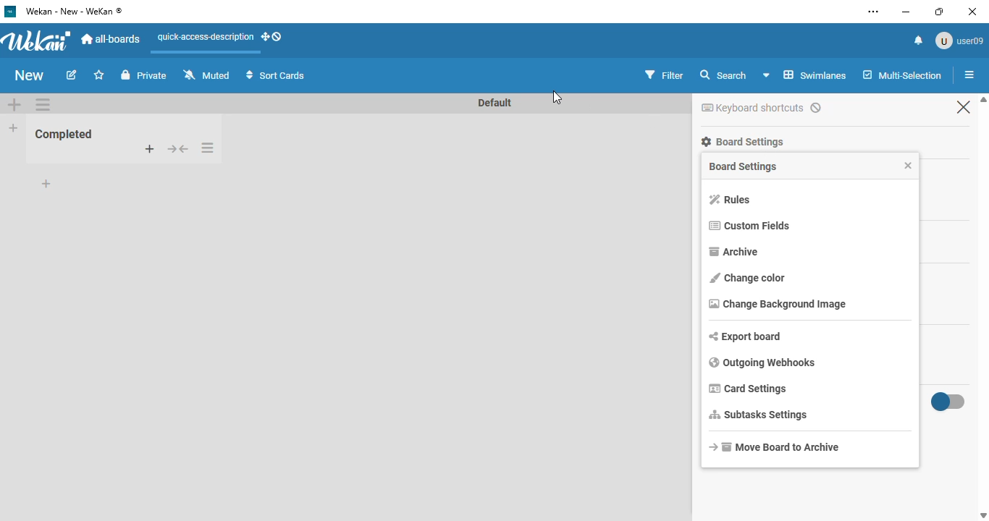 This screenshot has height=521, width=989. What do you see at coordinates (99, 75) in the screenshot?
I see `Add to favorite` at bounding box center [99, 75].